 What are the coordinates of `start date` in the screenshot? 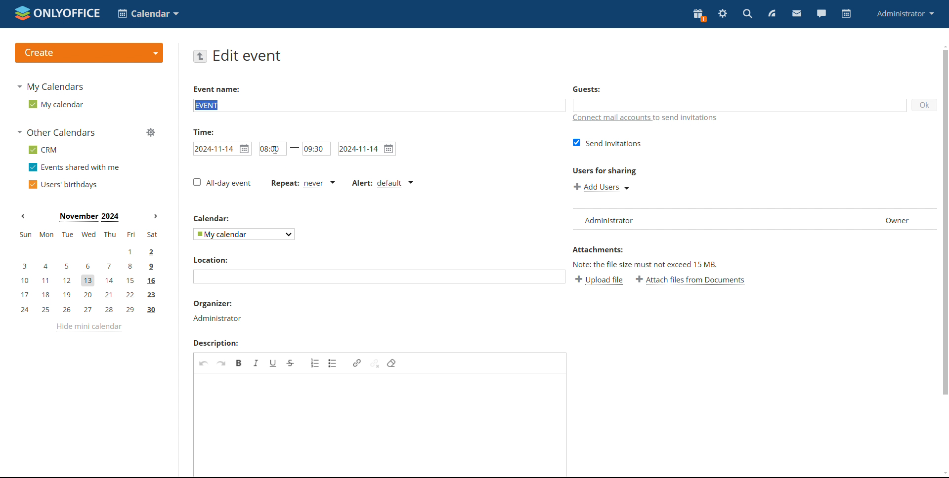 It's located at (222, 149).